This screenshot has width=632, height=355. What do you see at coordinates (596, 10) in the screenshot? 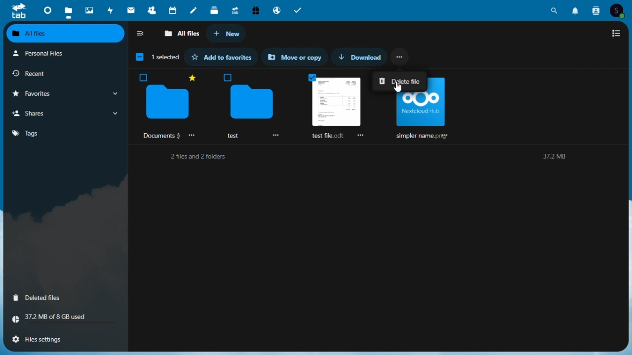
I see `contacts` at bounding box center [596, 10].